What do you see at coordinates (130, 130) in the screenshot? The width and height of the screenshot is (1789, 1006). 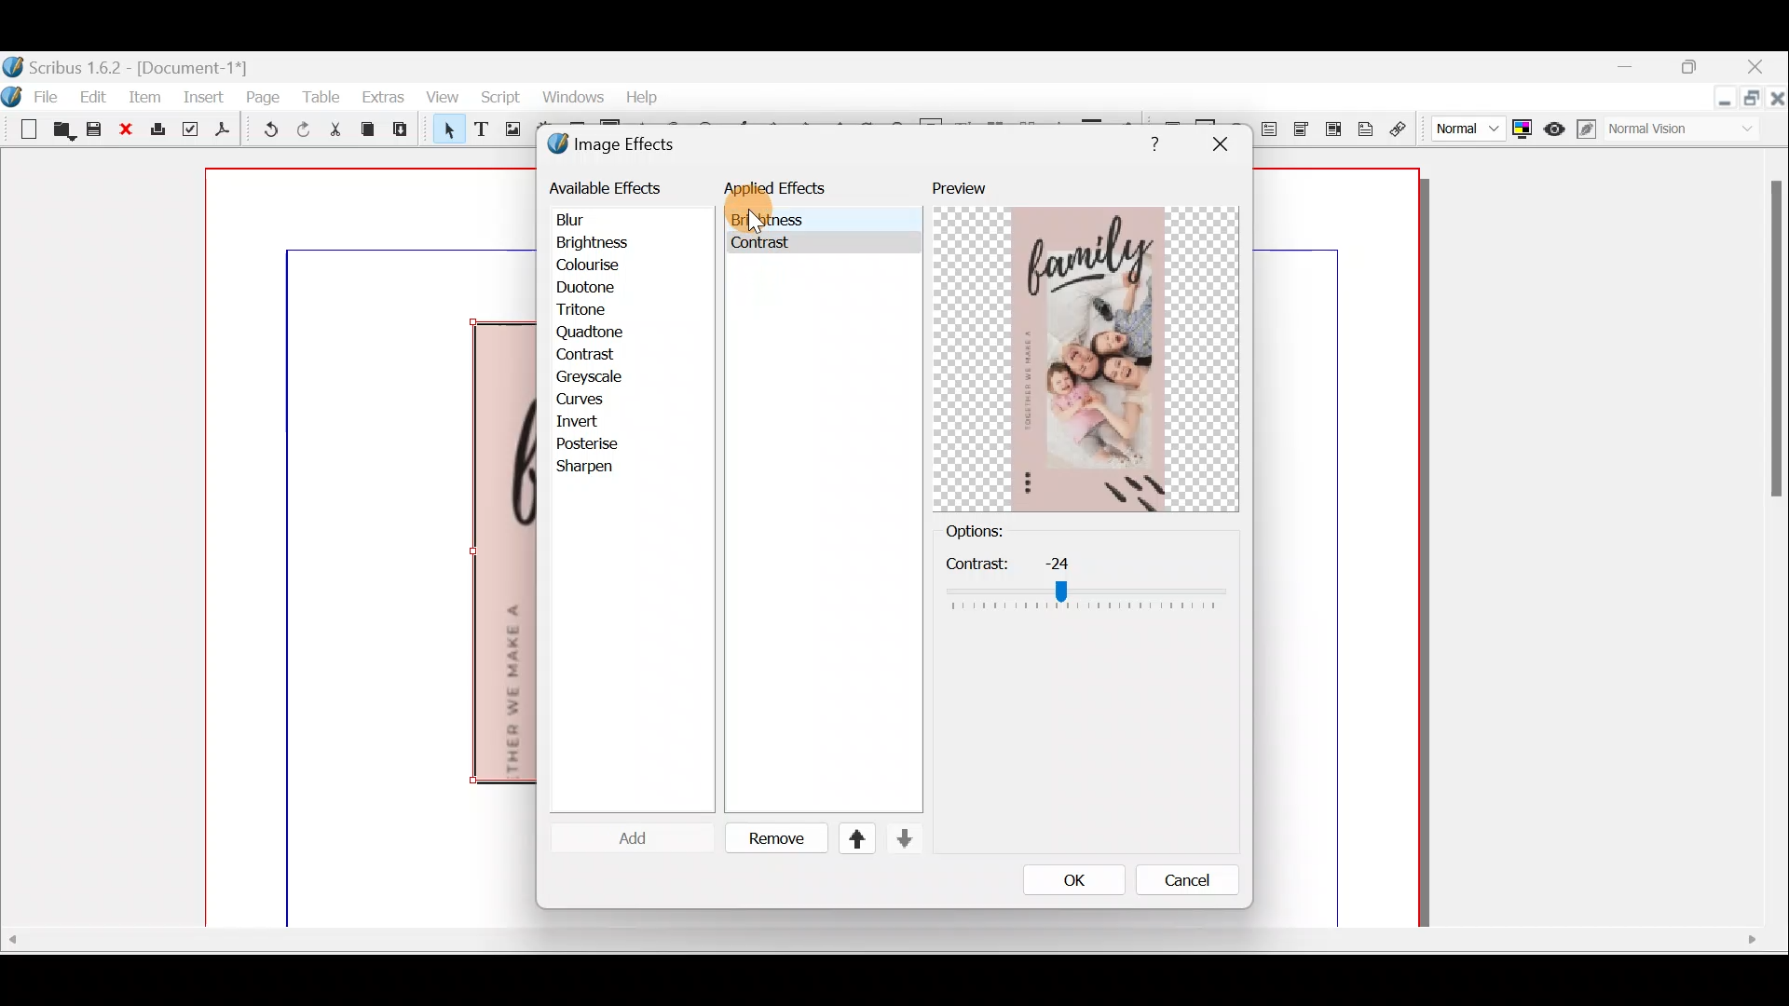 I see `Close` at bounding box center [130, 130].